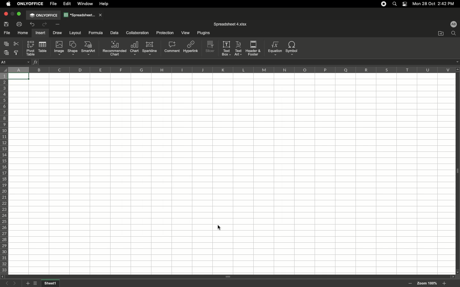  I want to click on Collaboration, so click(138, 33).